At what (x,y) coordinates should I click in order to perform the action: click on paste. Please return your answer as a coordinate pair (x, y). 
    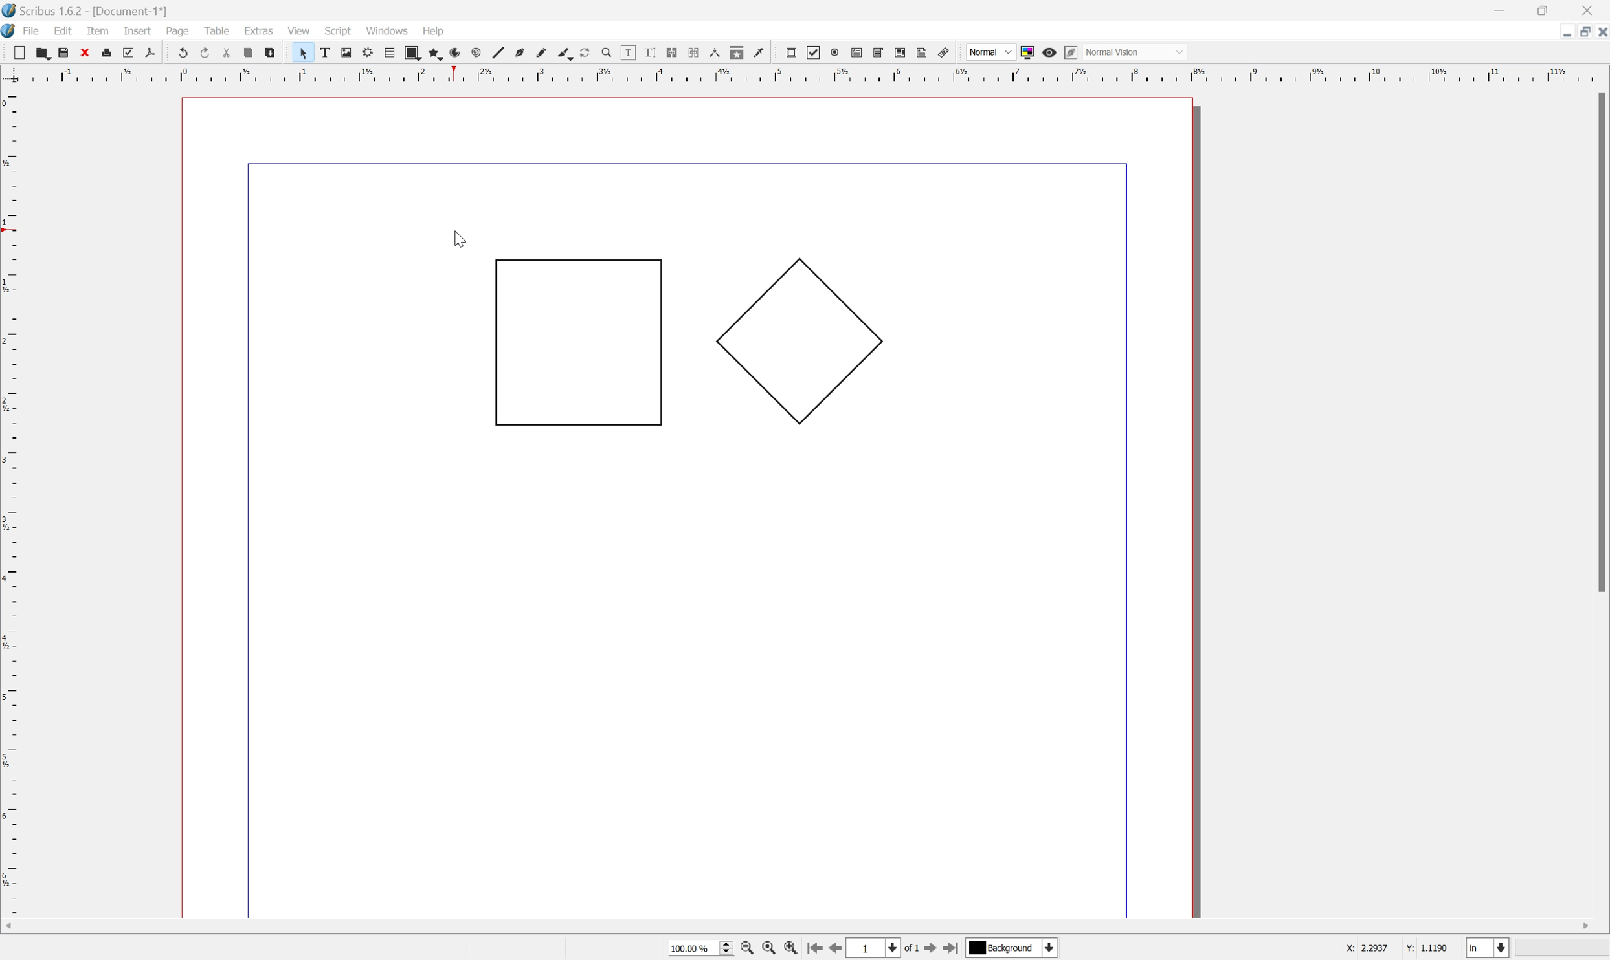
    Looking at the image, I should click on (269, 53).